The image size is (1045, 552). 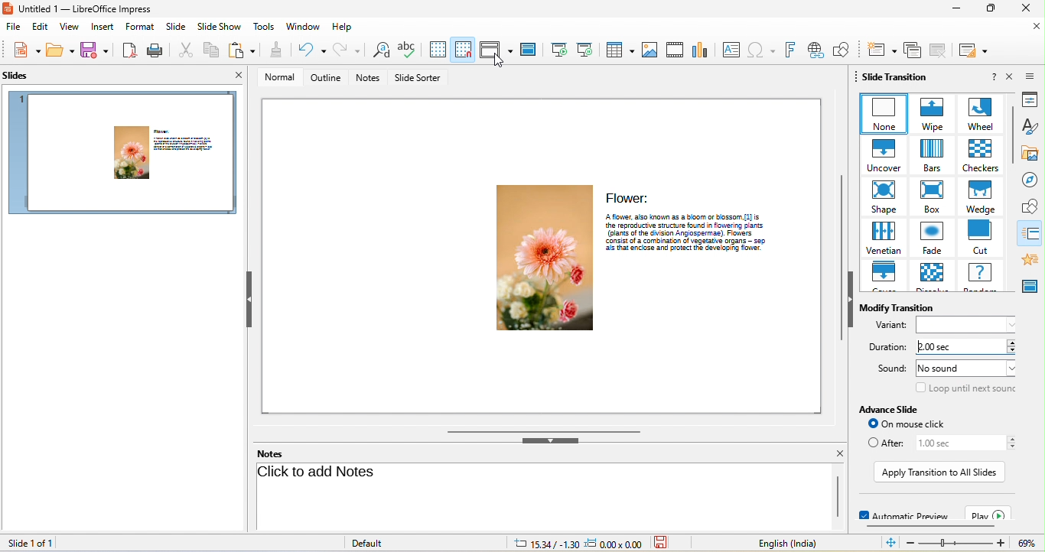 What do you see at coordinates (889, 367) in the screenshot?
I see `sound` at bounding box center [889, 367].